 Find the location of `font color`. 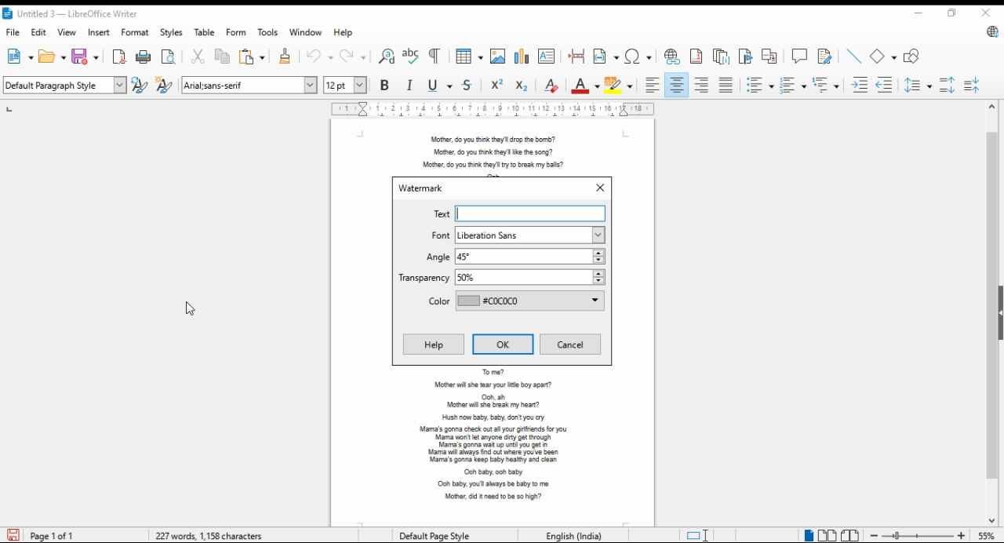

font color is located at coordinates (585, 85).